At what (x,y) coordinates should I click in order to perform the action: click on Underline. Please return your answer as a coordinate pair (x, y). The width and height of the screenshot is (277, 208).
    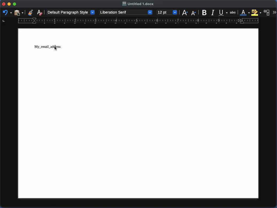
    Looking at the image, I should click on (223, 12).